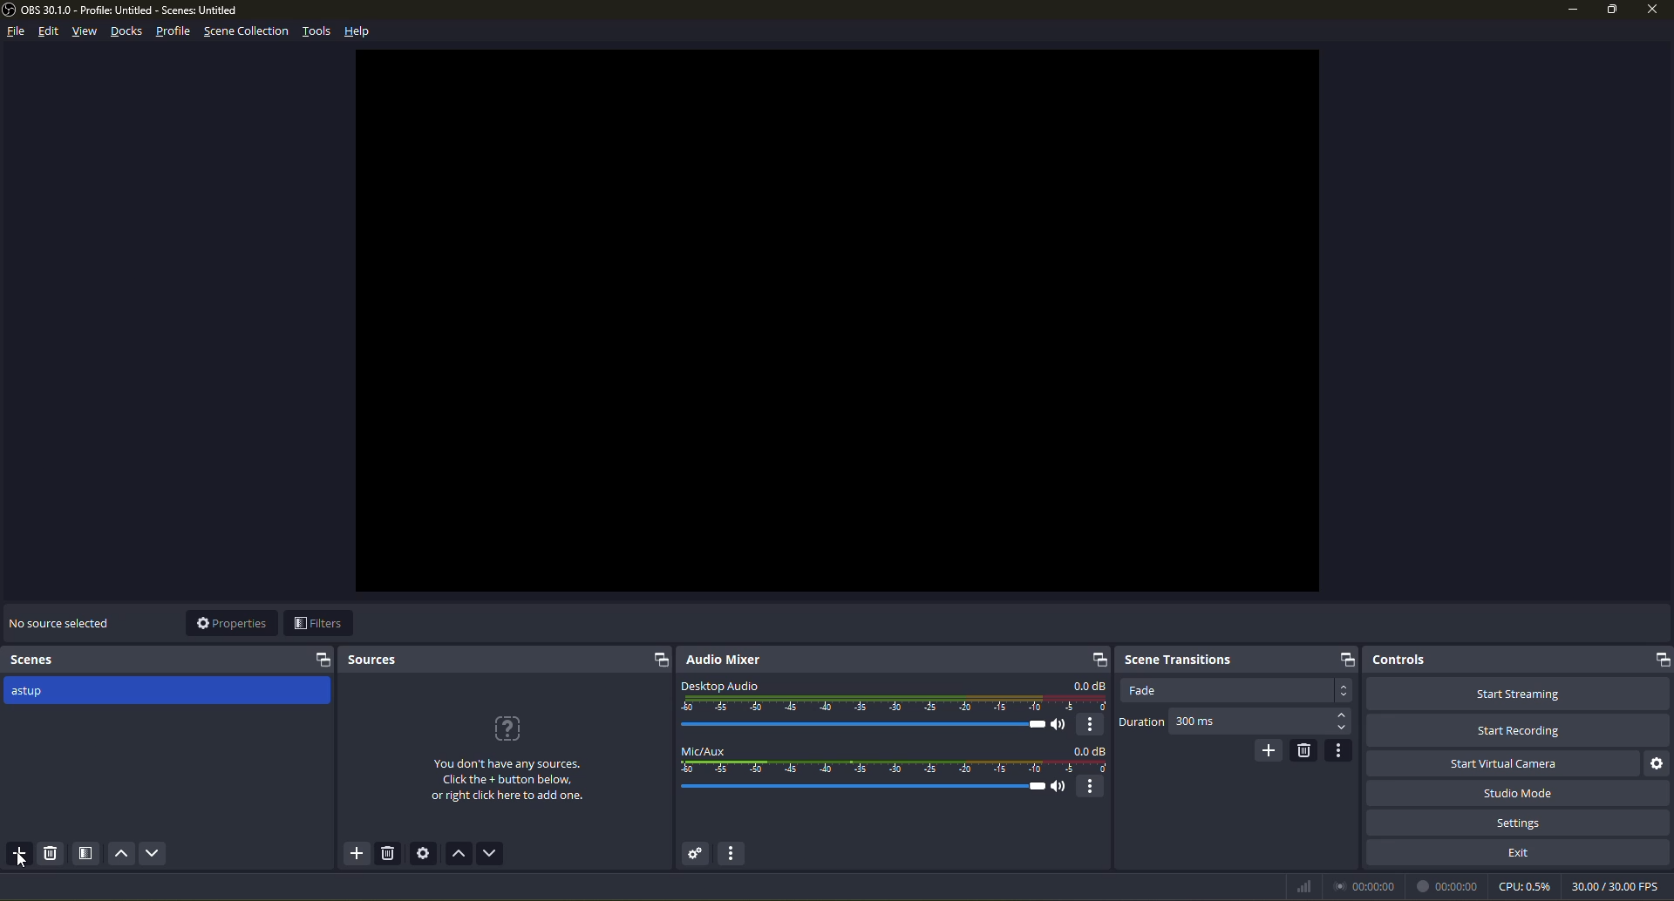 This screenshot has height=901, width=1674. Describe the element at coordinates (1089, 750) in the screenshot. I see `db` at that location.